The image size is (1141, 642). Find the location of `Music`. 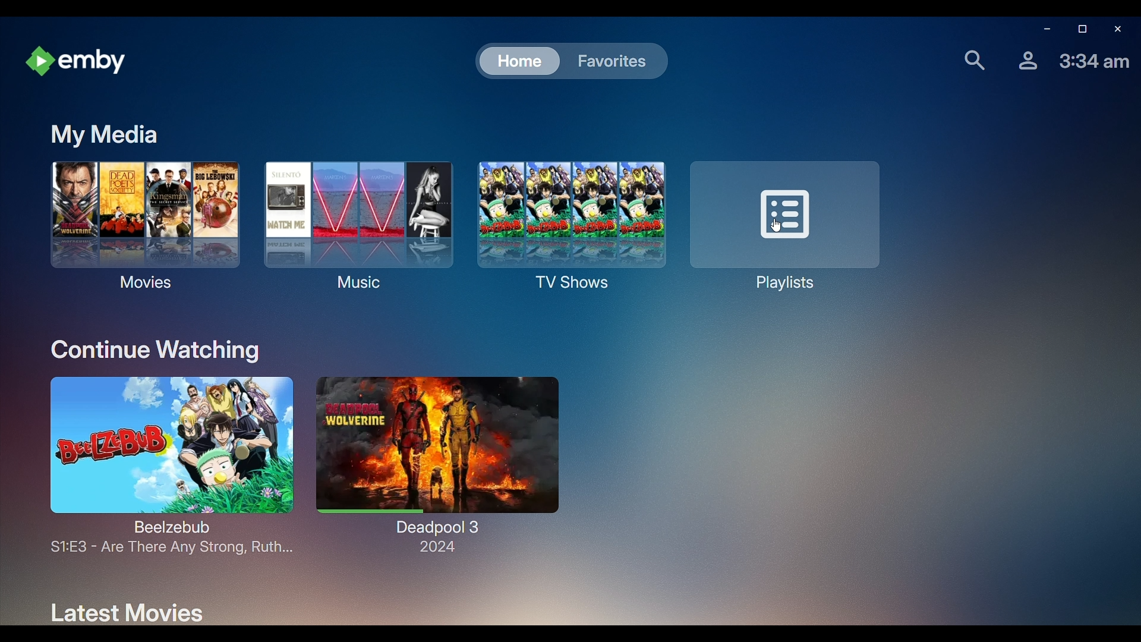

Music is located at coordinates (355, 225).